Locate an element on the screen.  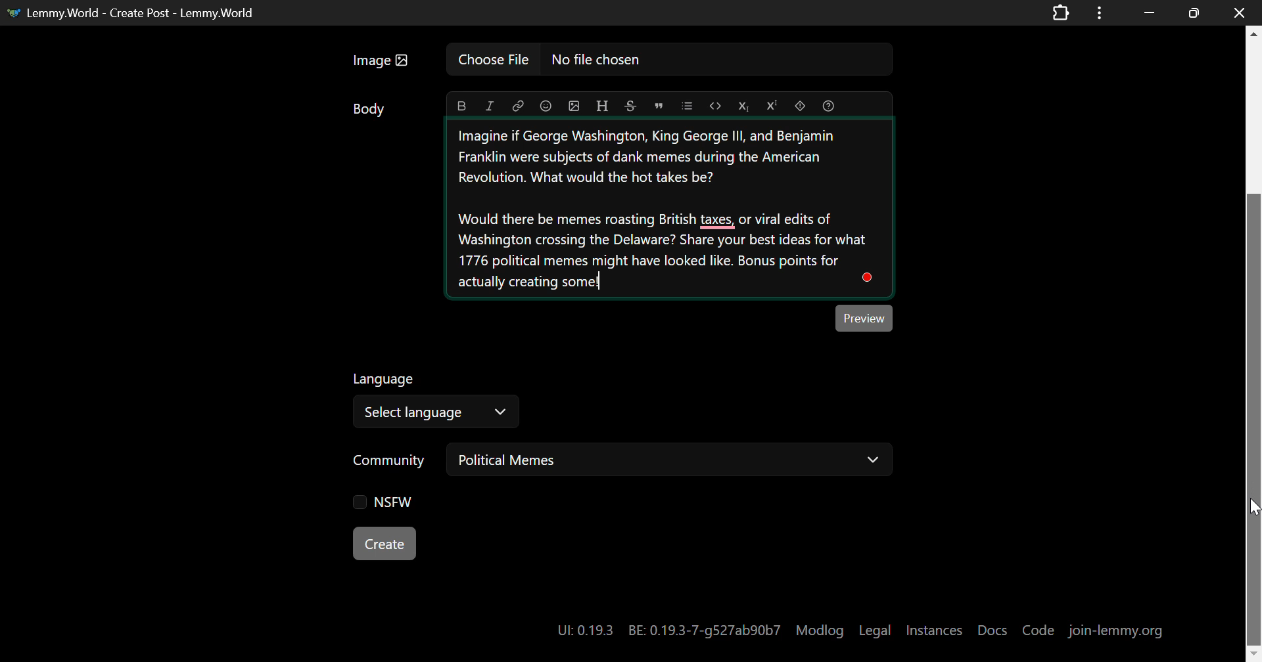
Formatting Help is located at coordinates (827, 106).